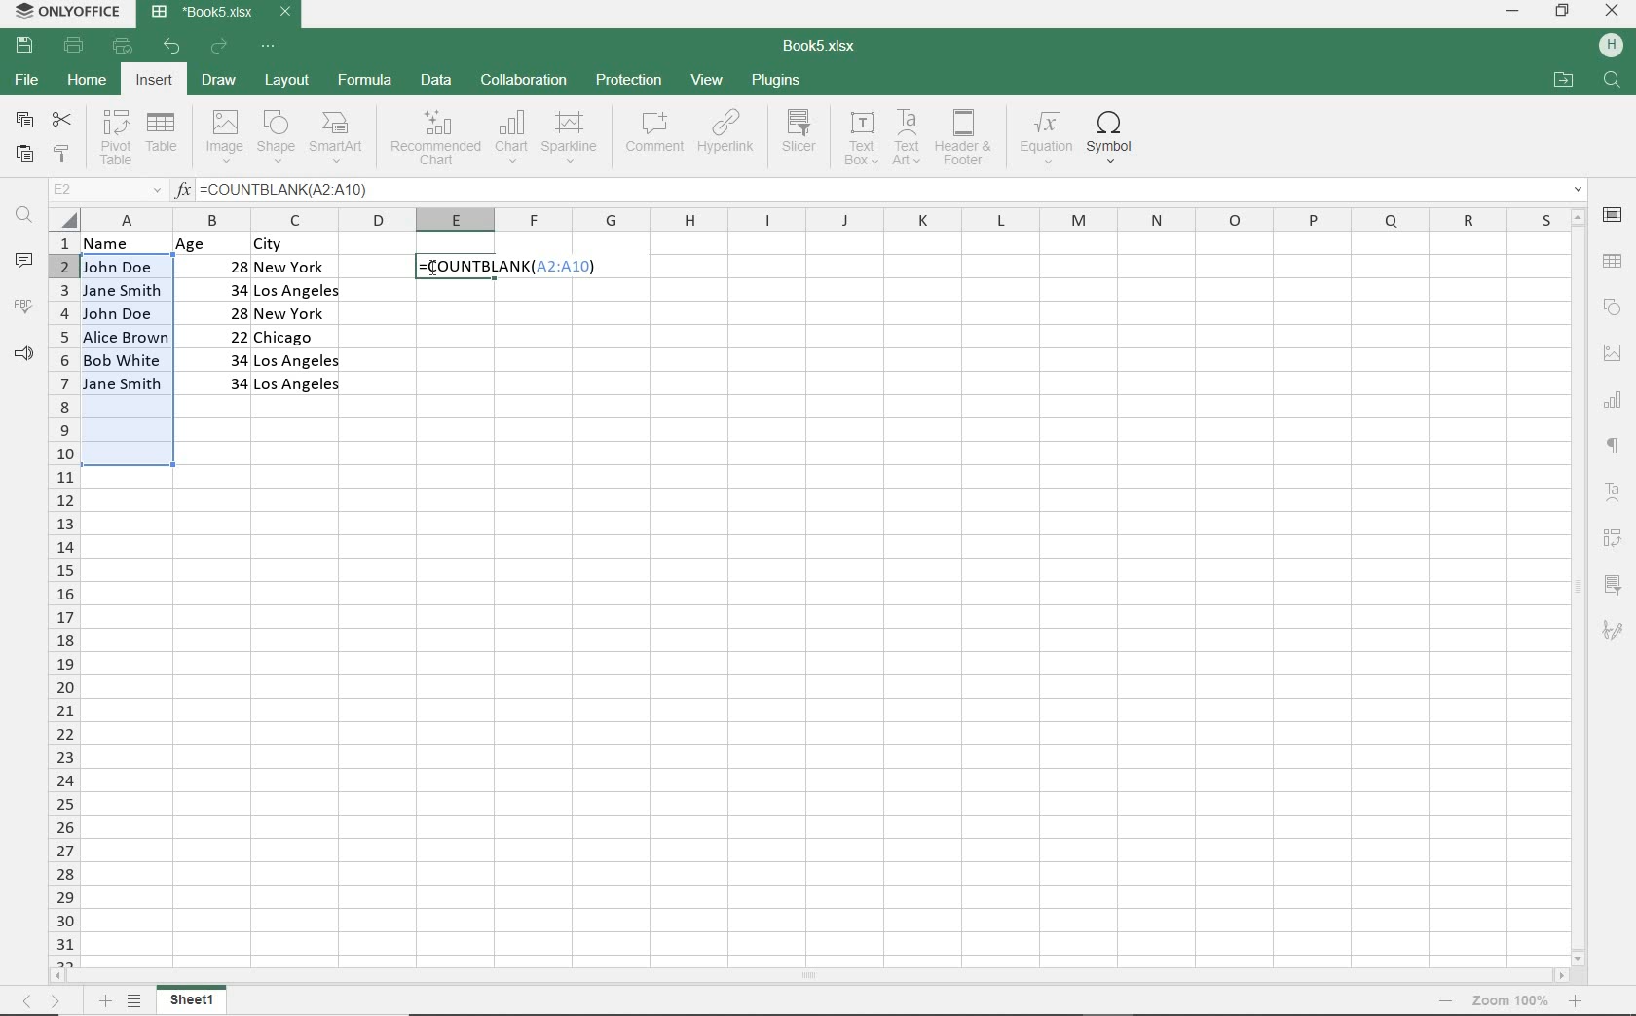 Image resolution: width=1636 pixels, height=1016 pixels. What do you see at coordinates (104, 190) in the screenshot?
I see `NAME MANAGER` at bounding box center [104, 190].